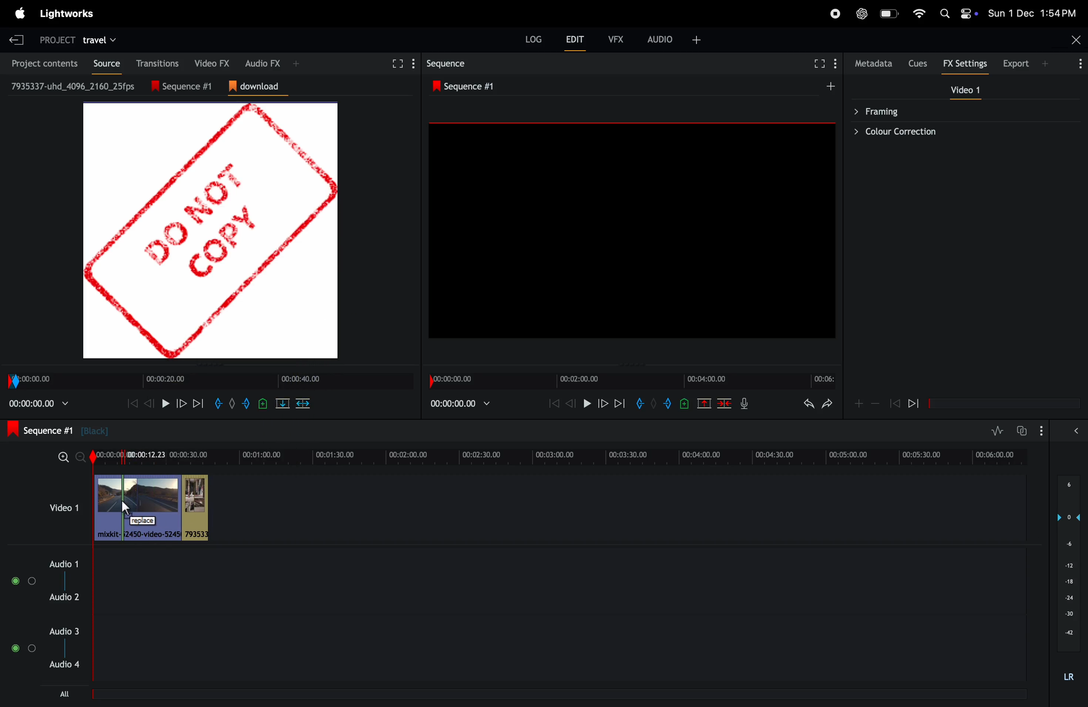 The width and height of the screenshot is (1088, 707). Describe the element at coordinates (232, 403) in the screenshot. I see `Add` at that location.